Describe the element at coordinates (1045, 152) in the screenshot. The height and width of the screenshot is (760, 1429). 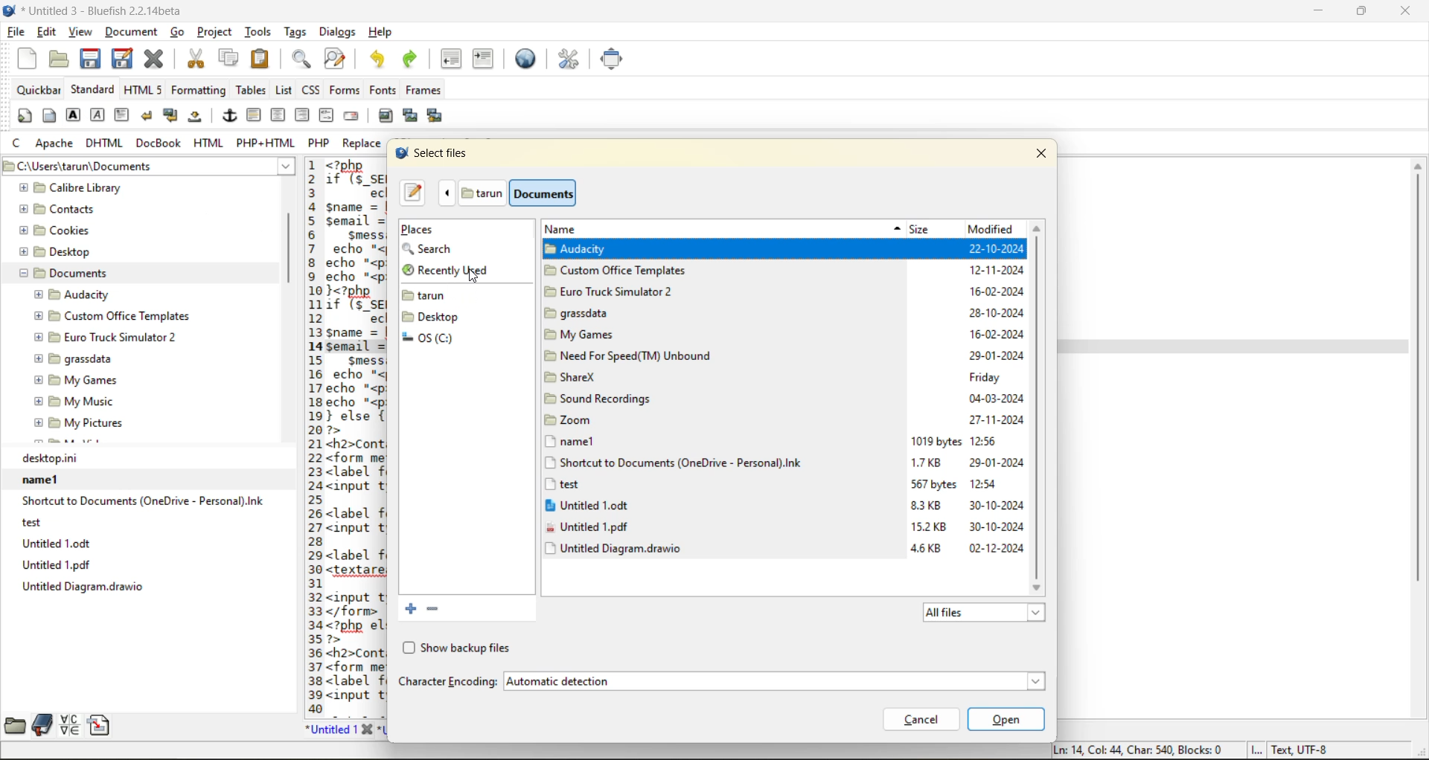
I see `close` at that location.